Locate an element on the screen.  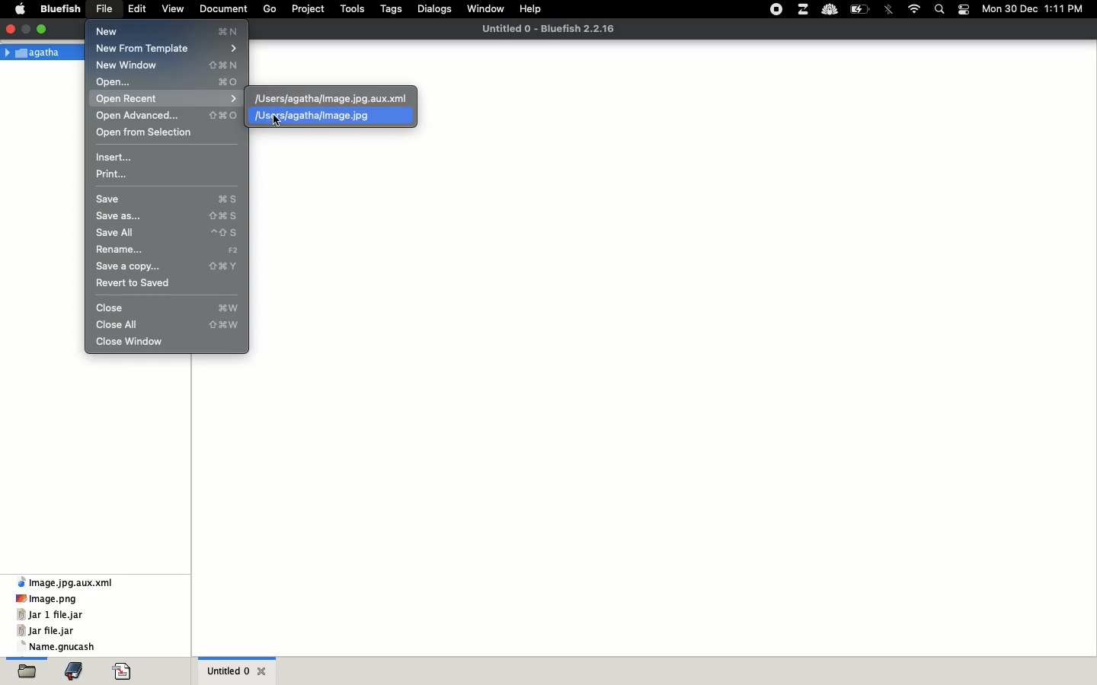
New Window  N is located at coordinates (167, 65).